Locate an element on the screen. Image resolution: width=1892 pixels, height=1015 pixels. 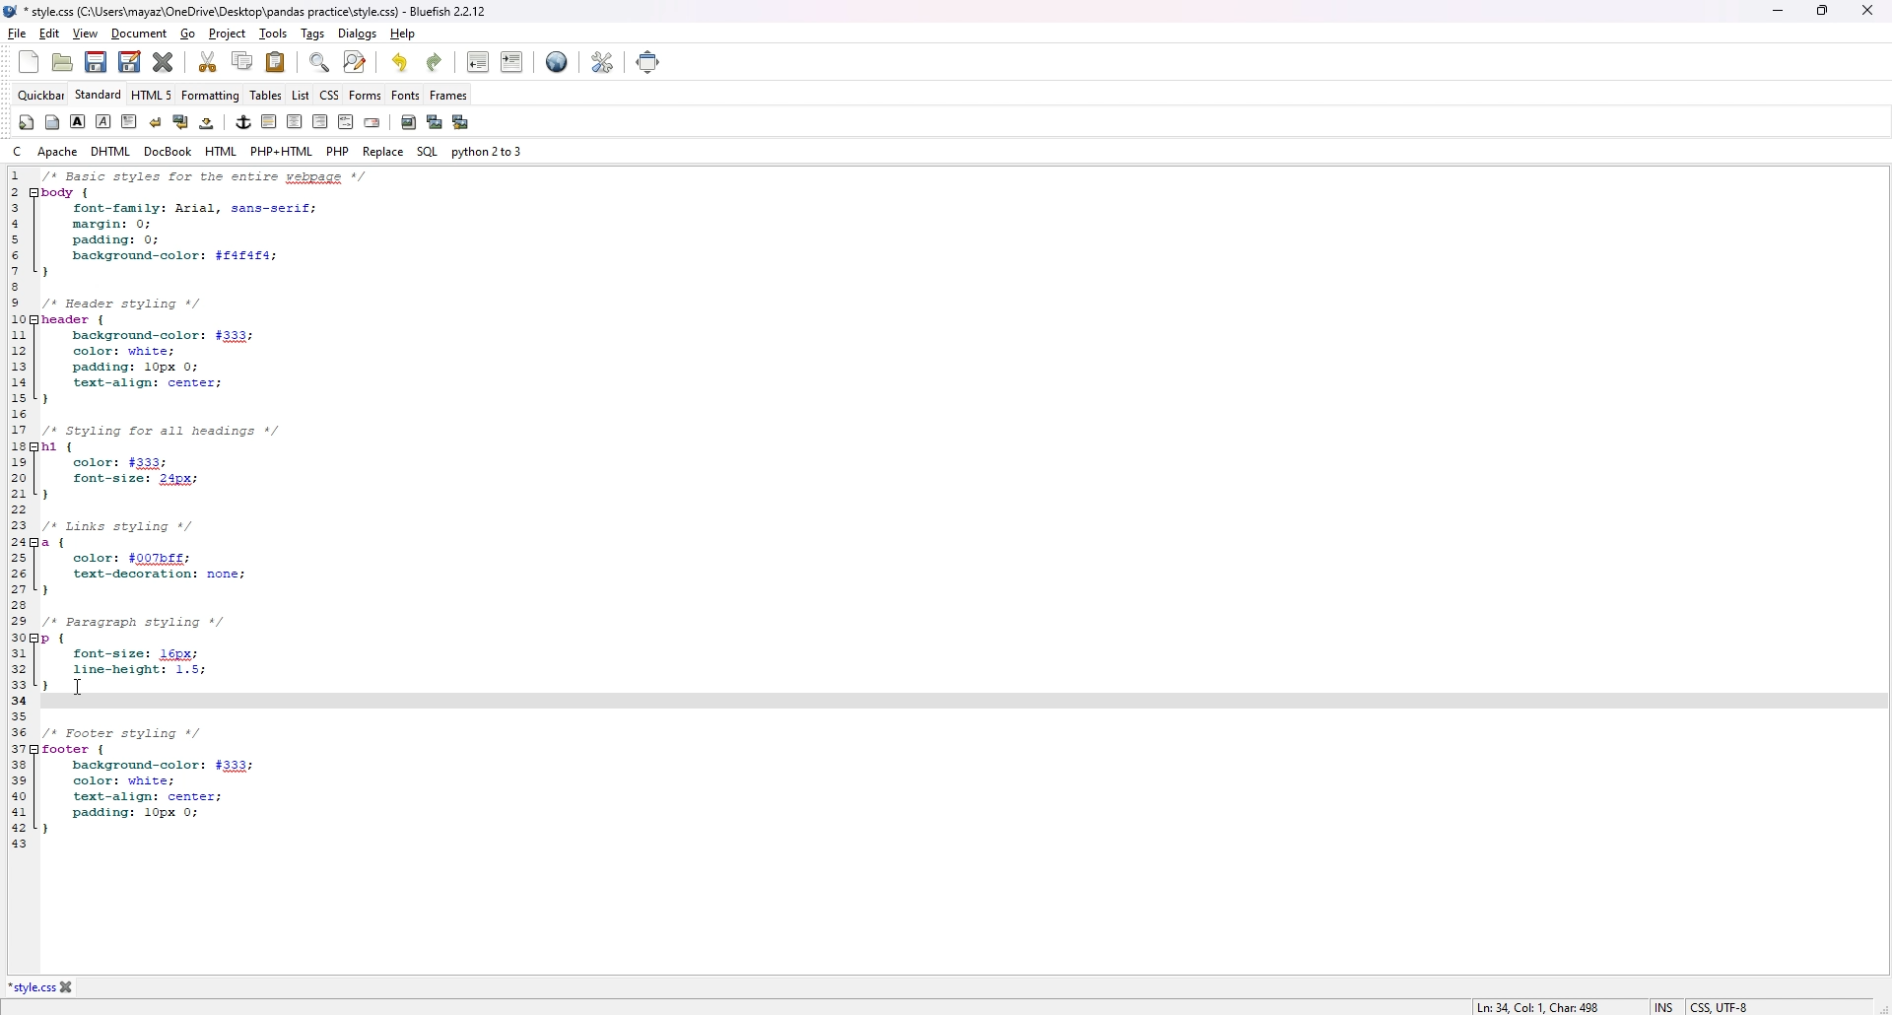
close file is located at coordinates (69, 986).